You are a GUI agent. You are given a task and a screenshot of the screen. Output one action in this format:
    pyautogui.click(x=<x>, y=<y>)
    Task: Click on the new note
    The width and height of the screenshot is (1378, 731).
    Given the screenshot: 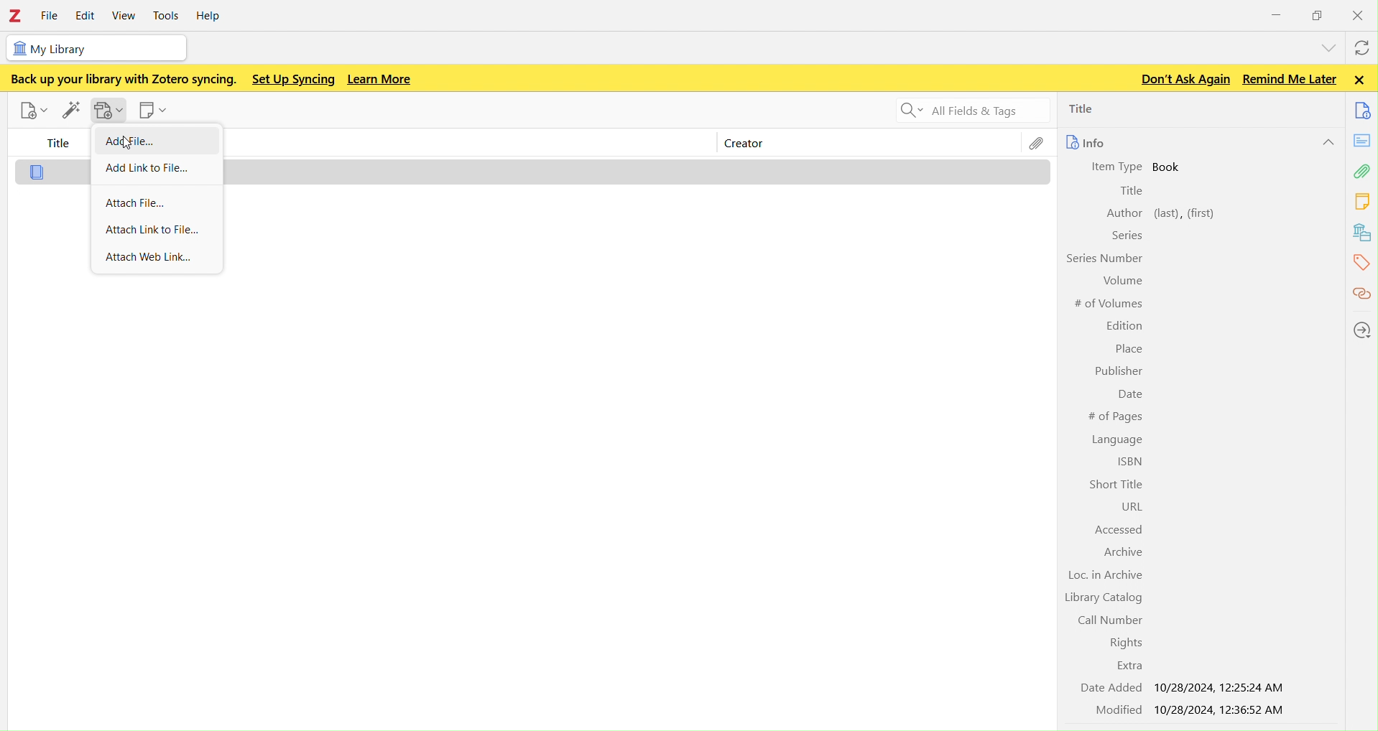 What is the action you would take?
    pyautogui.click(x=154, y=108)
    